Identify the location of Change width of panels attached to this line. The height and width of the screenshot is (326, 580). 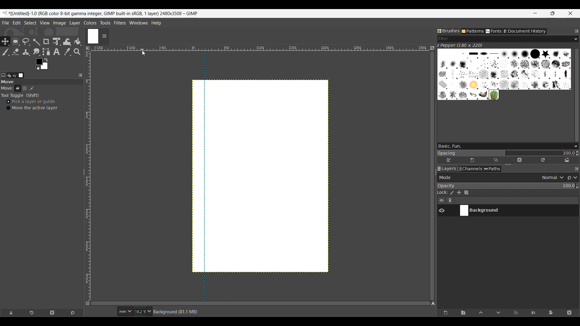
(430, 174).